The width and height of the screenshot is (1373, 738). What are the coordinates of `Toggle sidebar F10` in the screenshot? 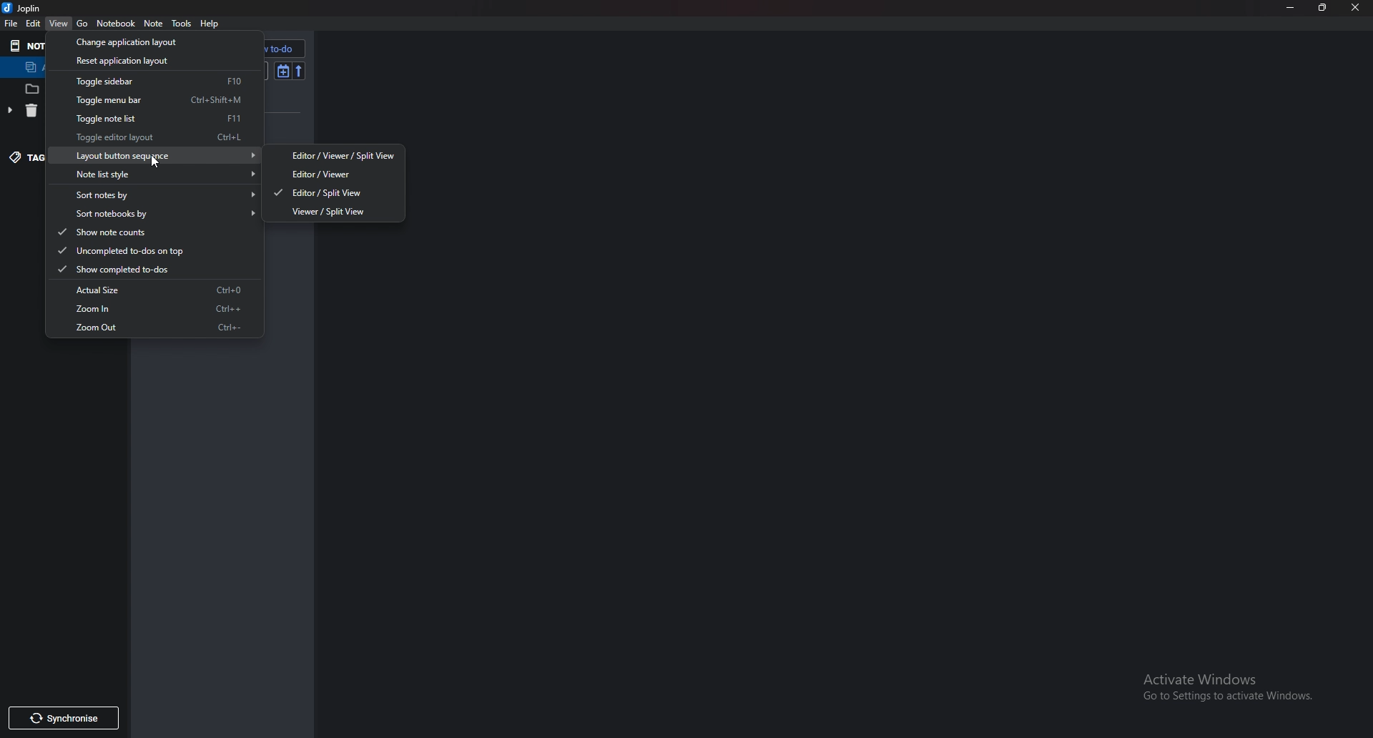 It's located at (151, 82).